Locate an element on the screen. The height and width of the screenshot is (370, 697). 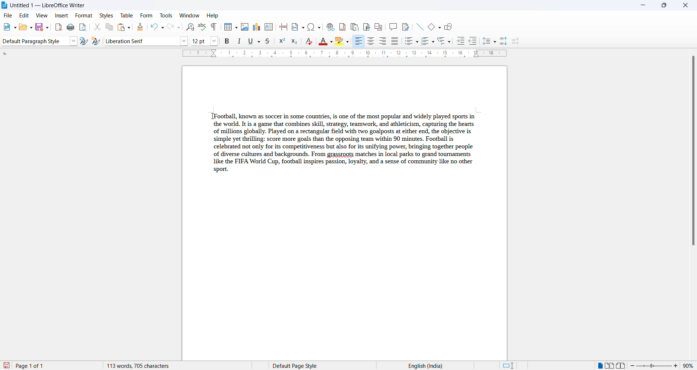
single page view is located at coordinates (598, 366).